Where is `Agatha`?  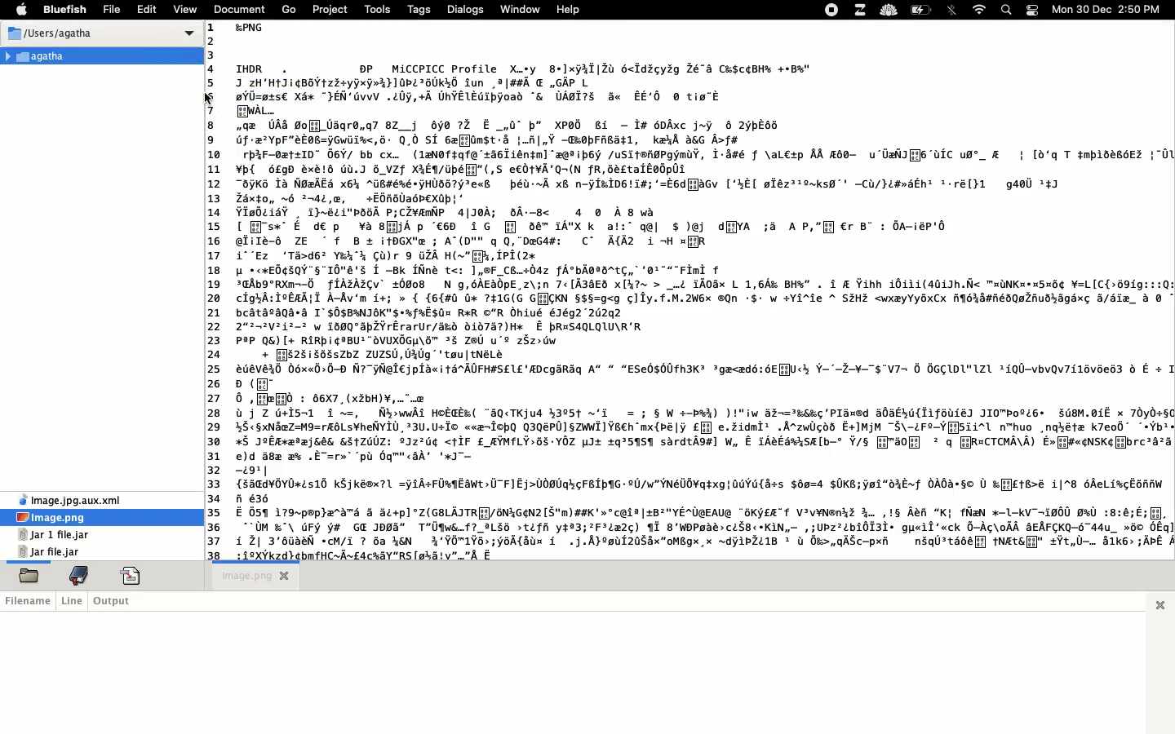
Agatha is located at coordinates (39, 56).